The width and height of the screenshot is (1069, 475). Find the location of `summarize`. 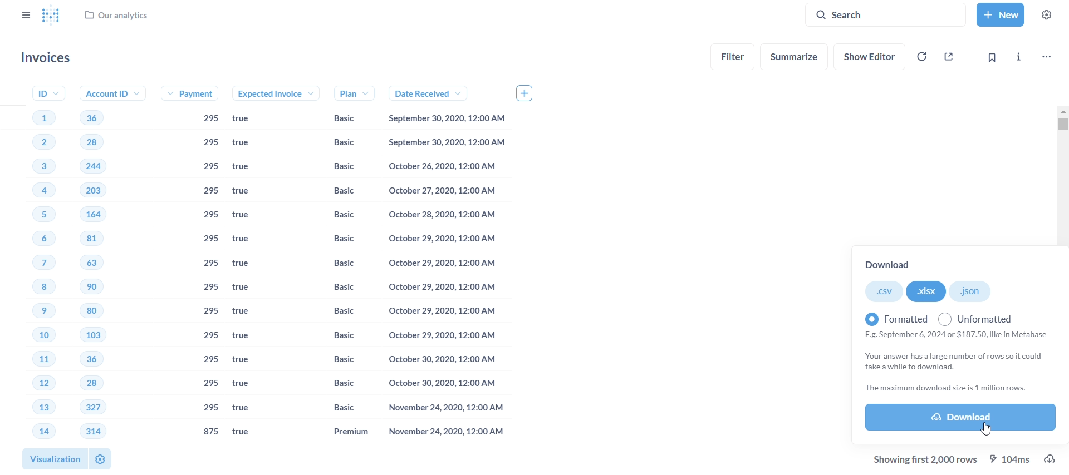

summarize is located at coordinates (795, 57).